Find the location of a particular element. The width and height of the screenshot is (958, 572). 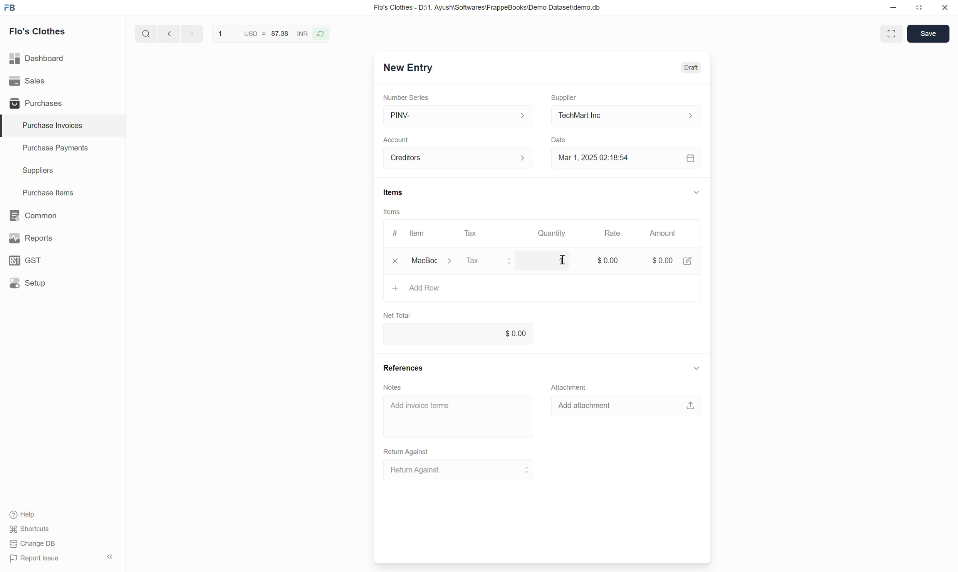

$0.00 is located at coordinates (608, 257).